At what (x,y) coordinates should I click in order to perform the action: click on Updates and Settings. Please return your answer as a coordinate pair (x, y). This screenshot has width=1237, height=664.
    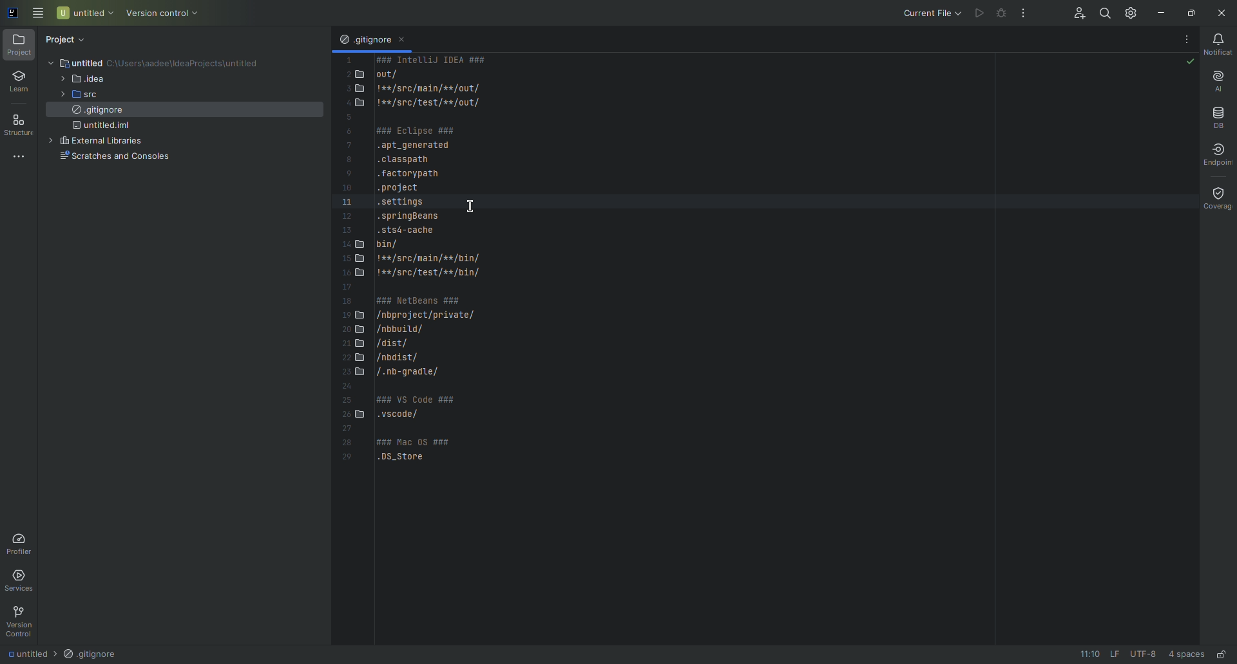
    Looking at the image, I should click on (1129, 10).